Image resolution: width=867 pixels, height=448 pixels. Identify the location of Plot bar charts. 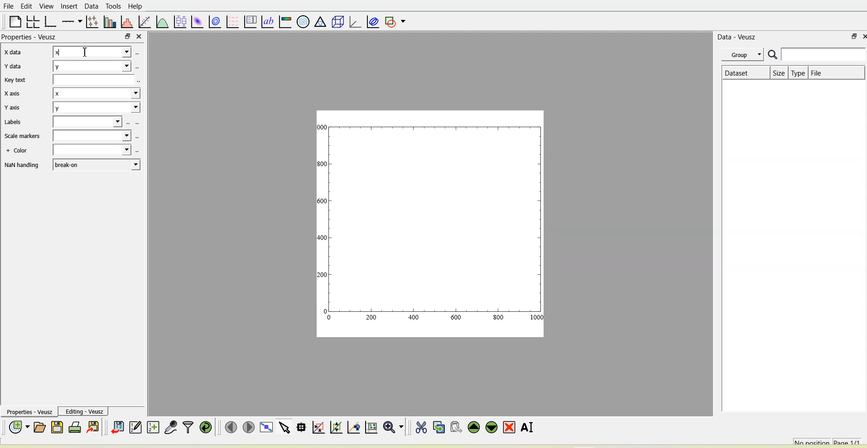
(110, 22).